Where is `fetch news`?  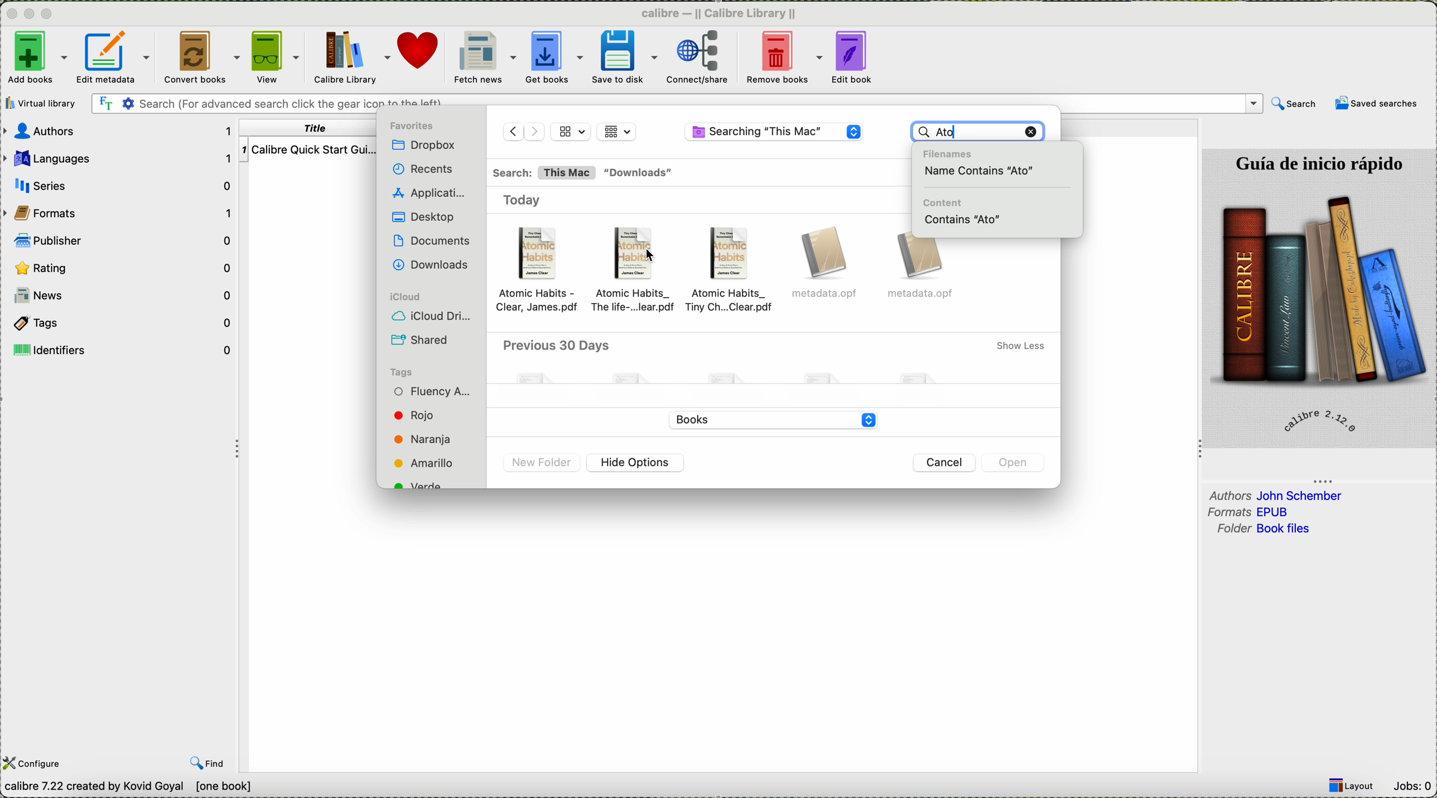 fetch news is located at coordinates (485, 58).